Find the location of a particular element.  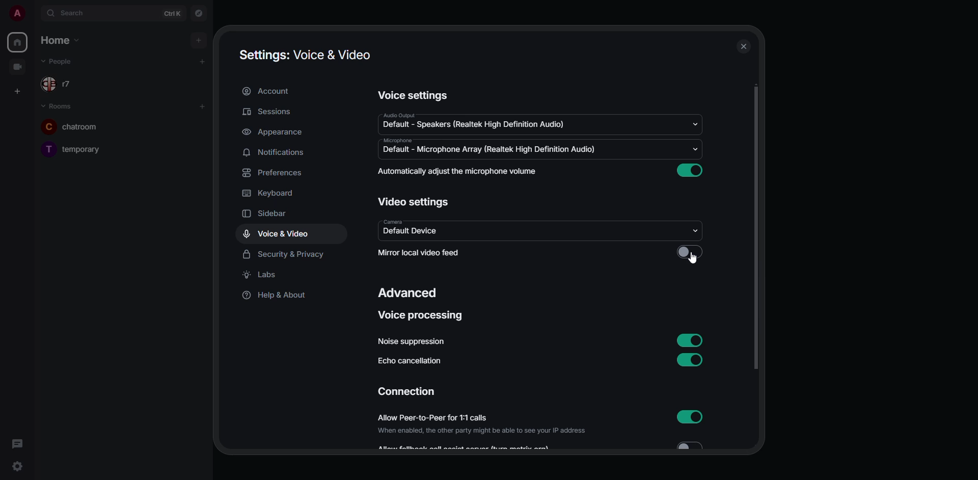

rooms is located at coordinates (59, 107).